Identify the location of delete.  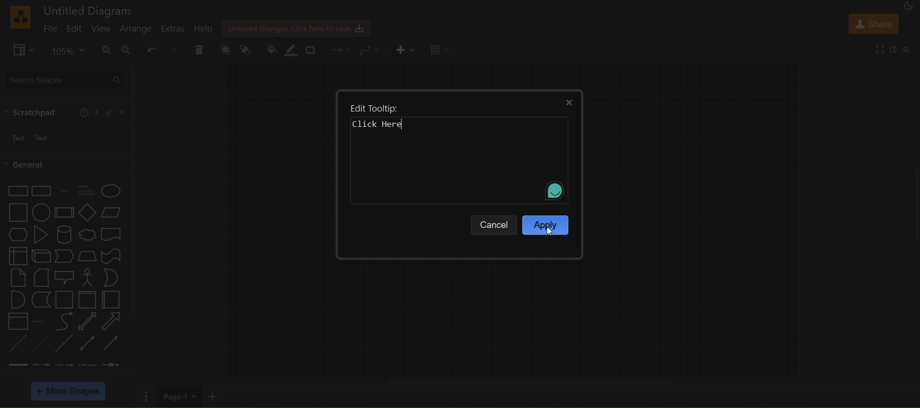
(200, 49).